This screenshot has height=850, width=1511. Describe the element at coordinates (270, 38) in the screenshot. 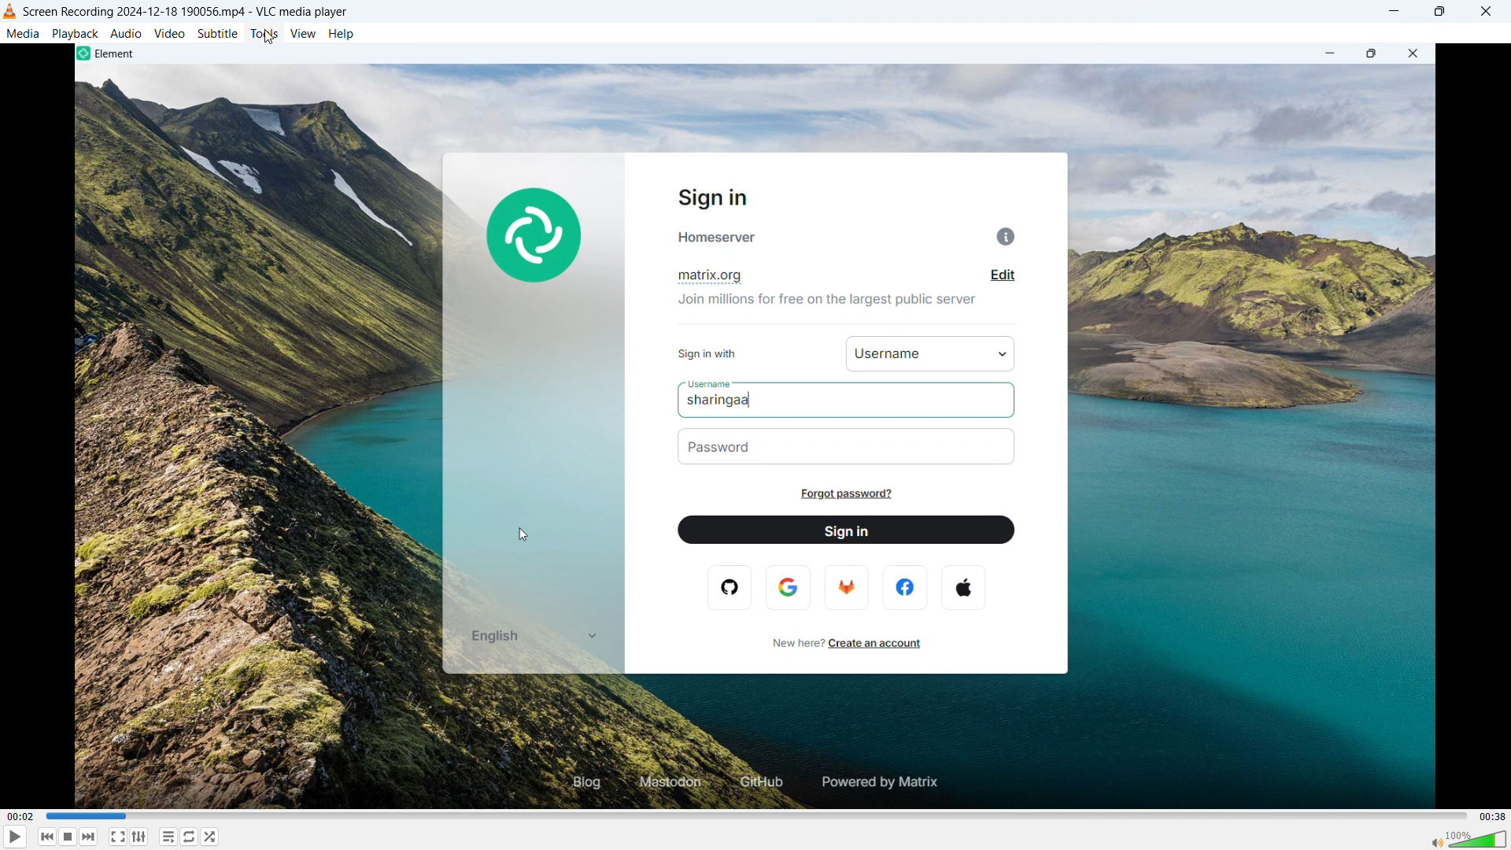

I see `cursor` at that location.